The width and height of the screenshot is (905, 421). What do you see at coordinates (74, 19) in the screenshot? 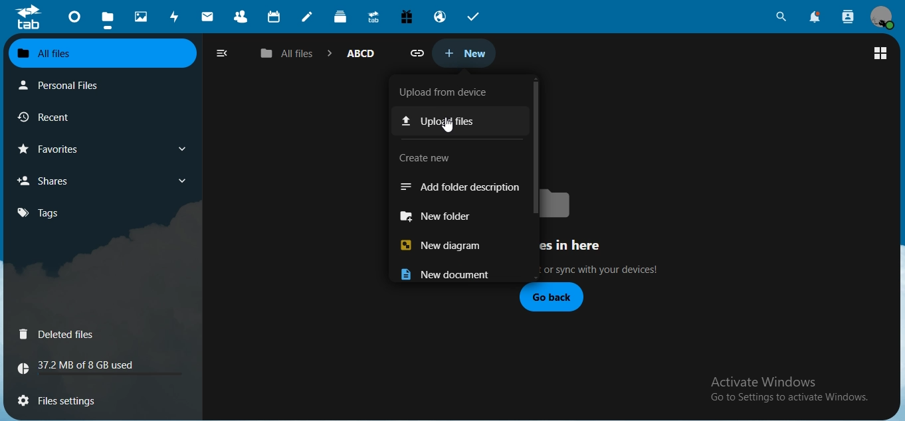
I see `dashboard` at bounding box center [74, 19].